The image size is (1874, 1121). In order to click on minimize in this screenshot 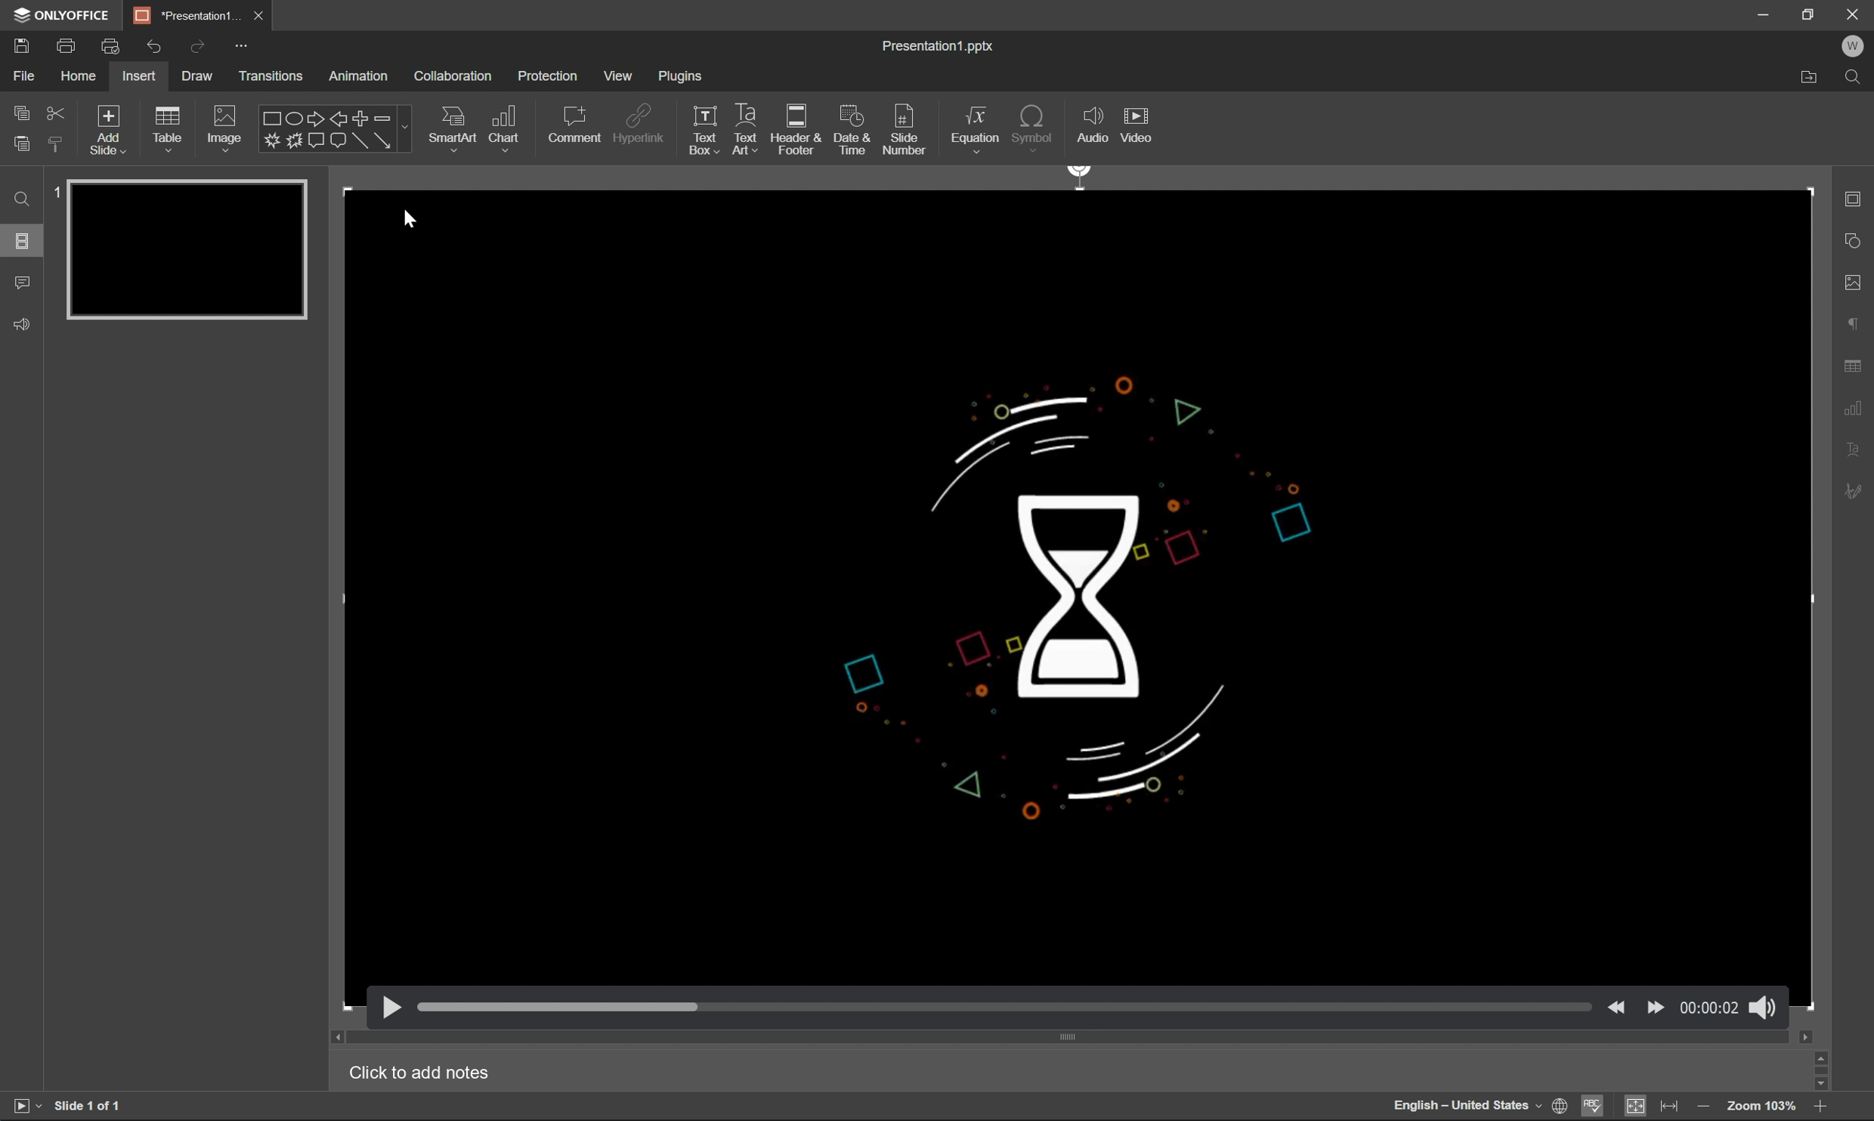, I will do `click(1761, 12)`.